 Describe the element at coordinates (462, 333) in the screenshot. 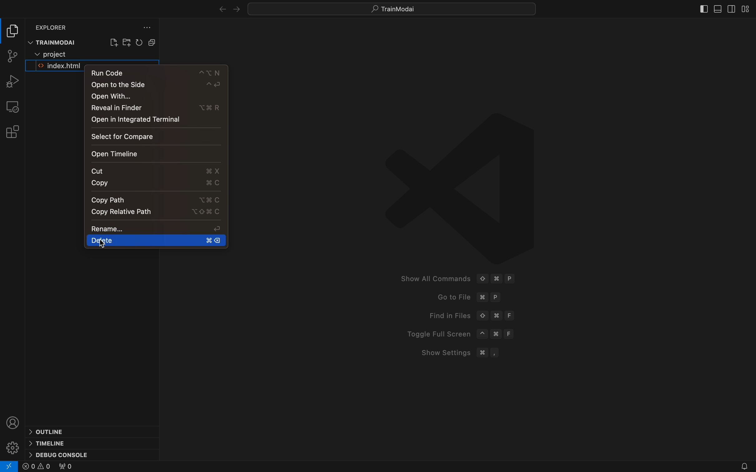

I see `Toggle` at that location.